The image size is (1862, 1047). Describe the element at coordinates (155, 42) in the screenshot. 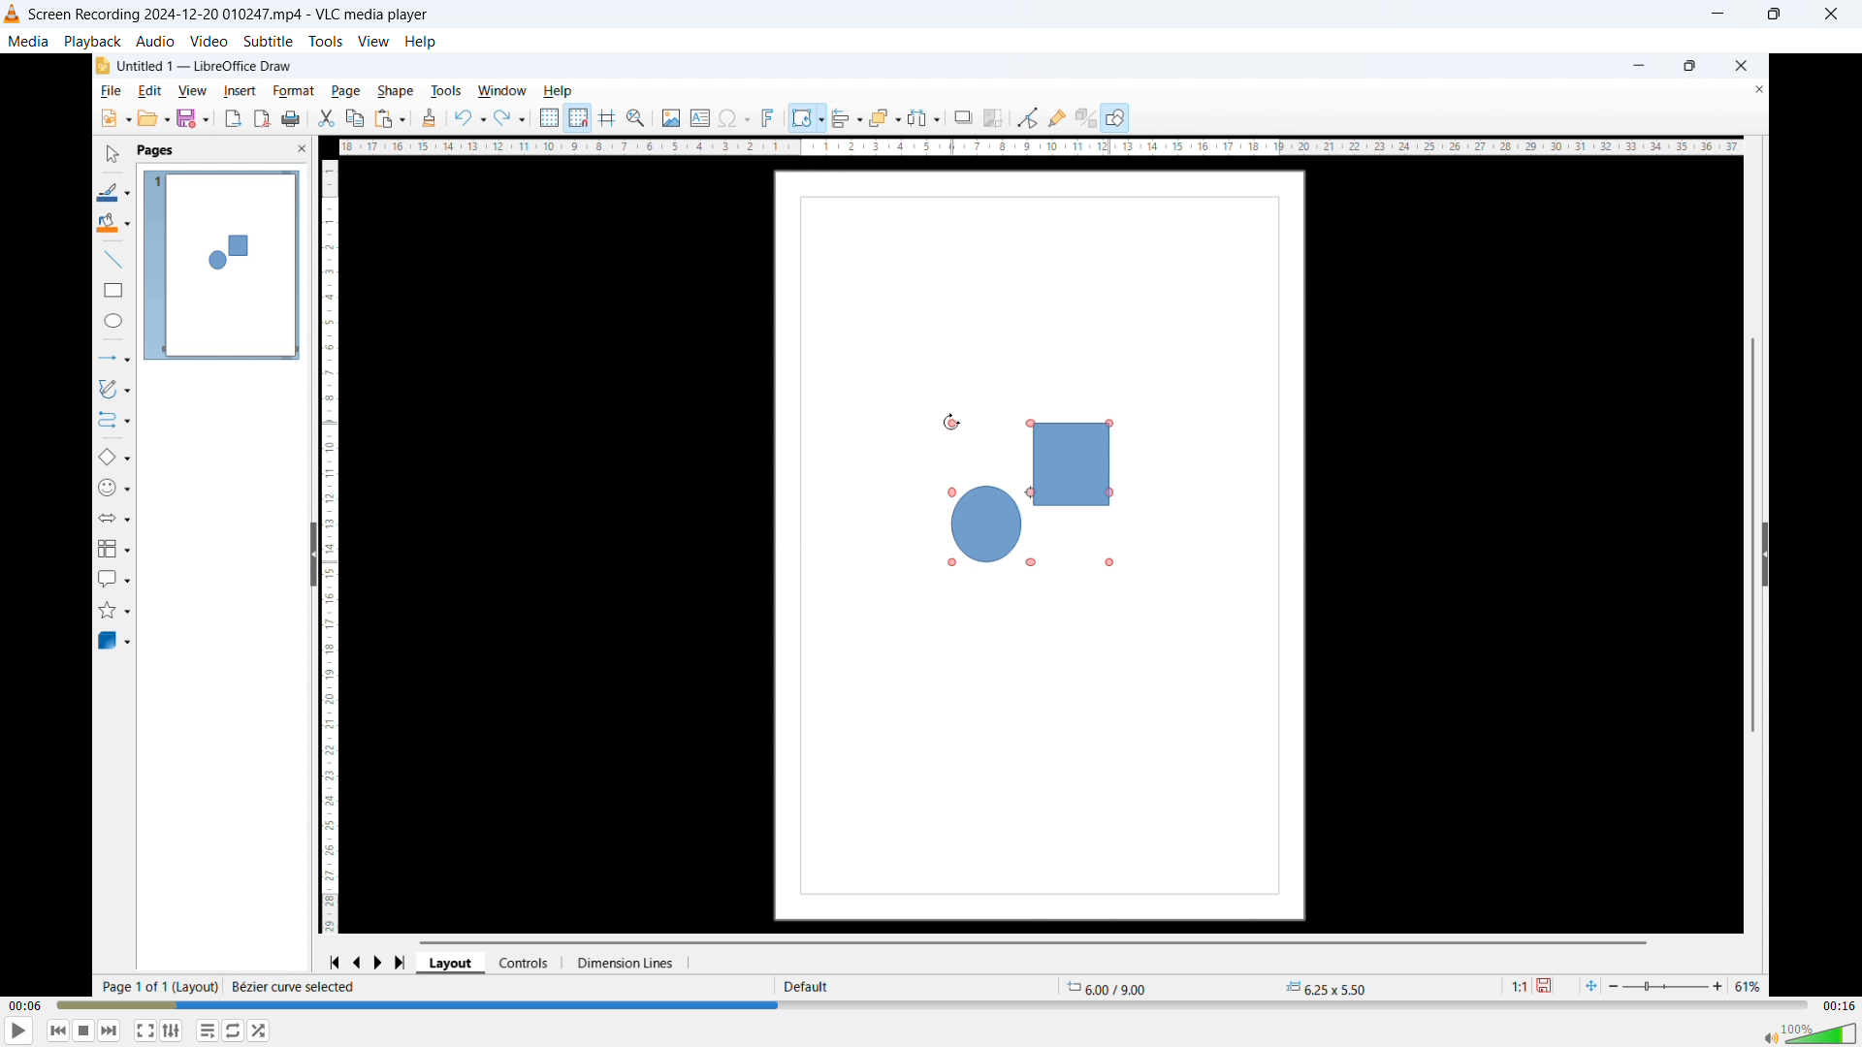

I see `Audio ` at that location.